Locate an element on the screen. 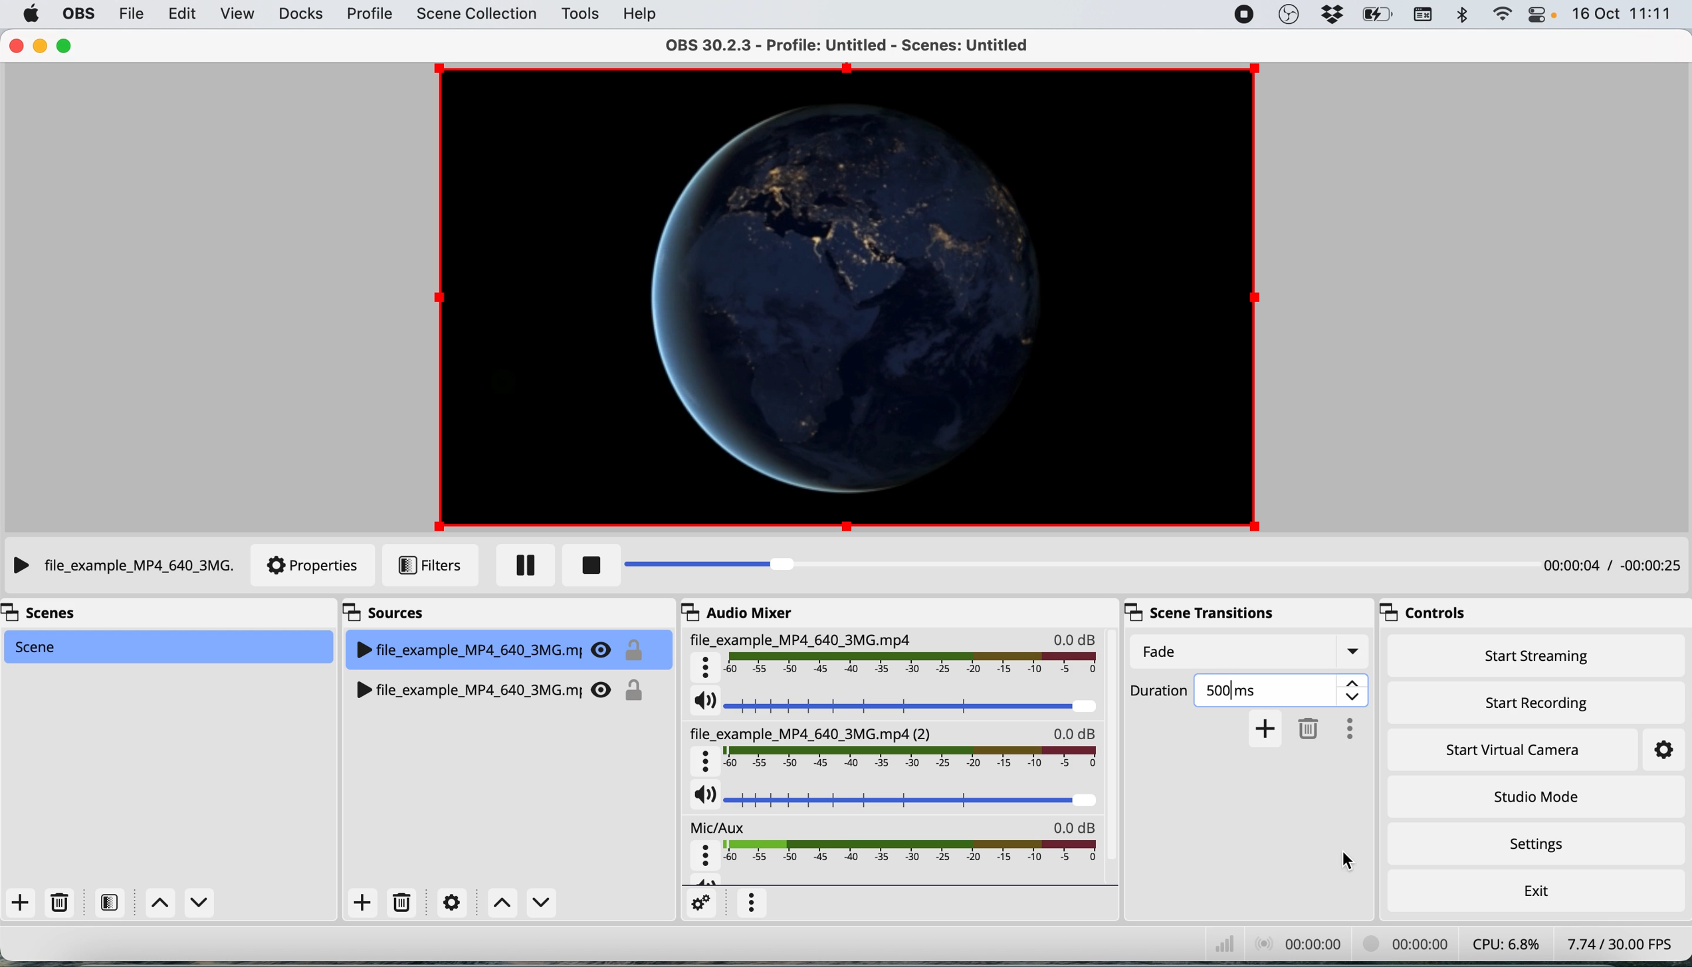 The height and width of the screenshot is (967, 1692). maximise is located at coordinates (65, 47).